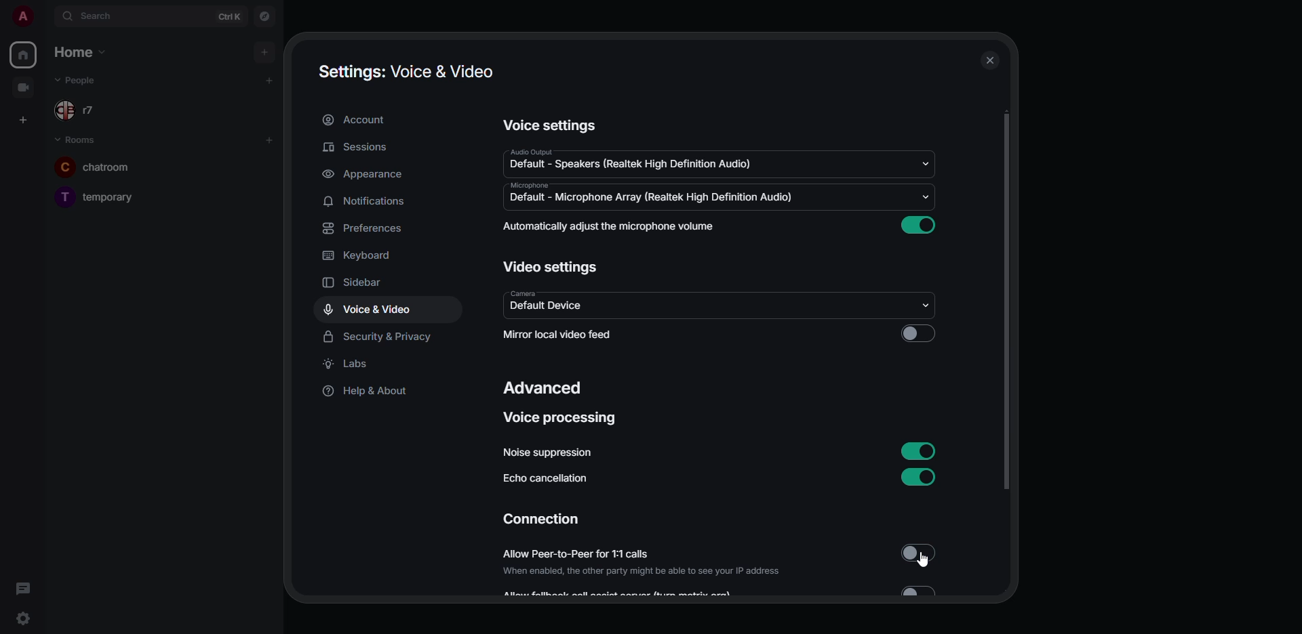 This screenshot has height=634, width=1302. Describe the element at coordinates (77, 51) in the screenshot. I see `home` at that location.